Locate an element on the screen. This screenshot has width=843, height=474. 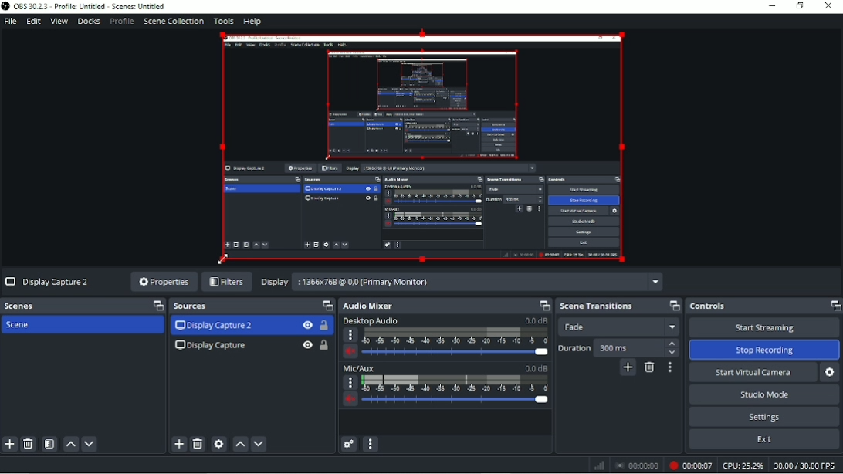
Sources is located at coordinates (195, 307).